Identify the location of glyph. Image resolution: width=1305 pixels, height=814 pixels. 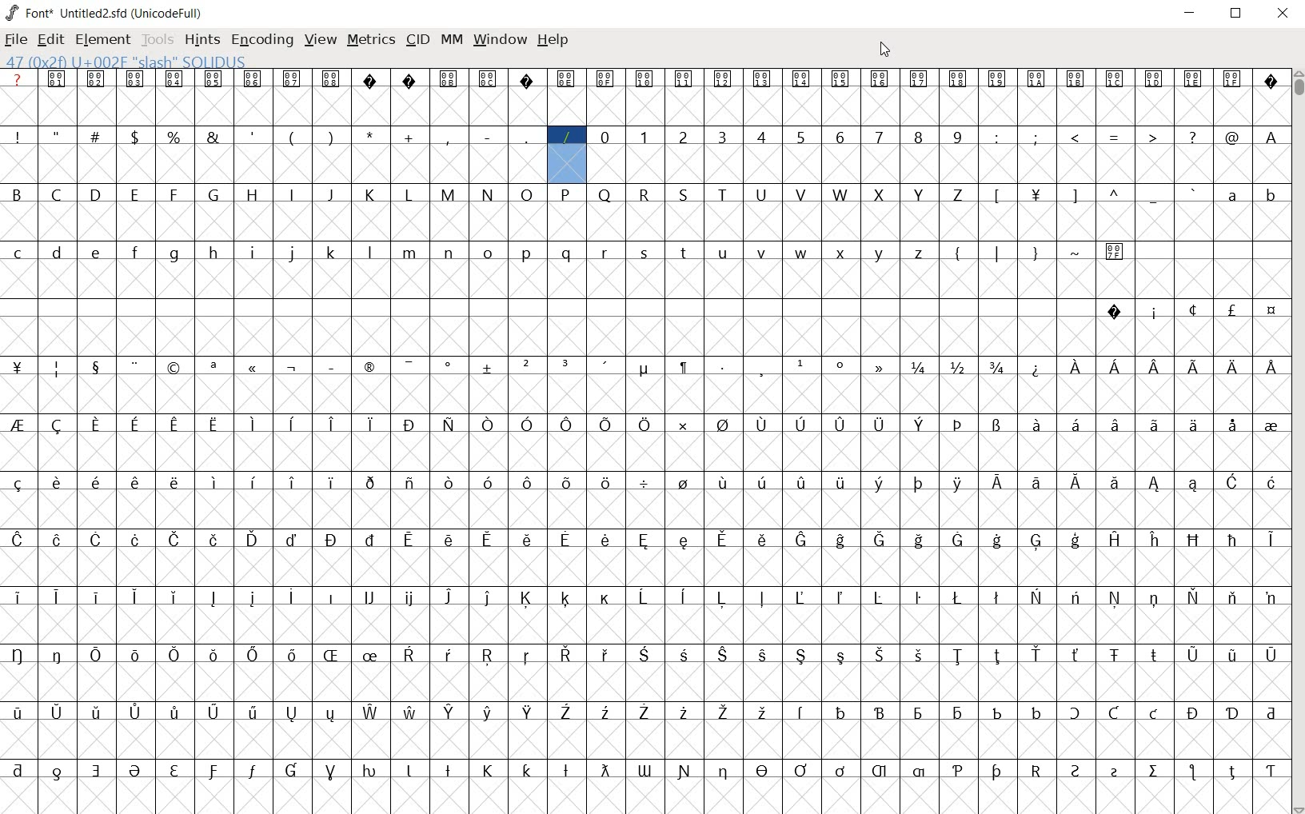
(1076, 78).